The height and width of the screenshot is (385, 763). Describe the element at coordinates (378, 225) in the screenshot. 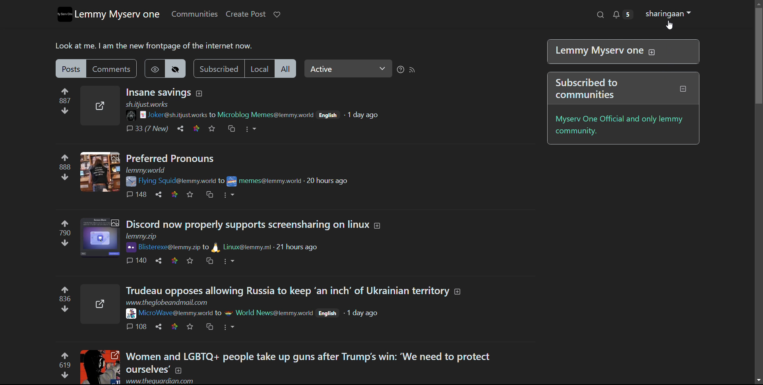

I see `expand` at that location.